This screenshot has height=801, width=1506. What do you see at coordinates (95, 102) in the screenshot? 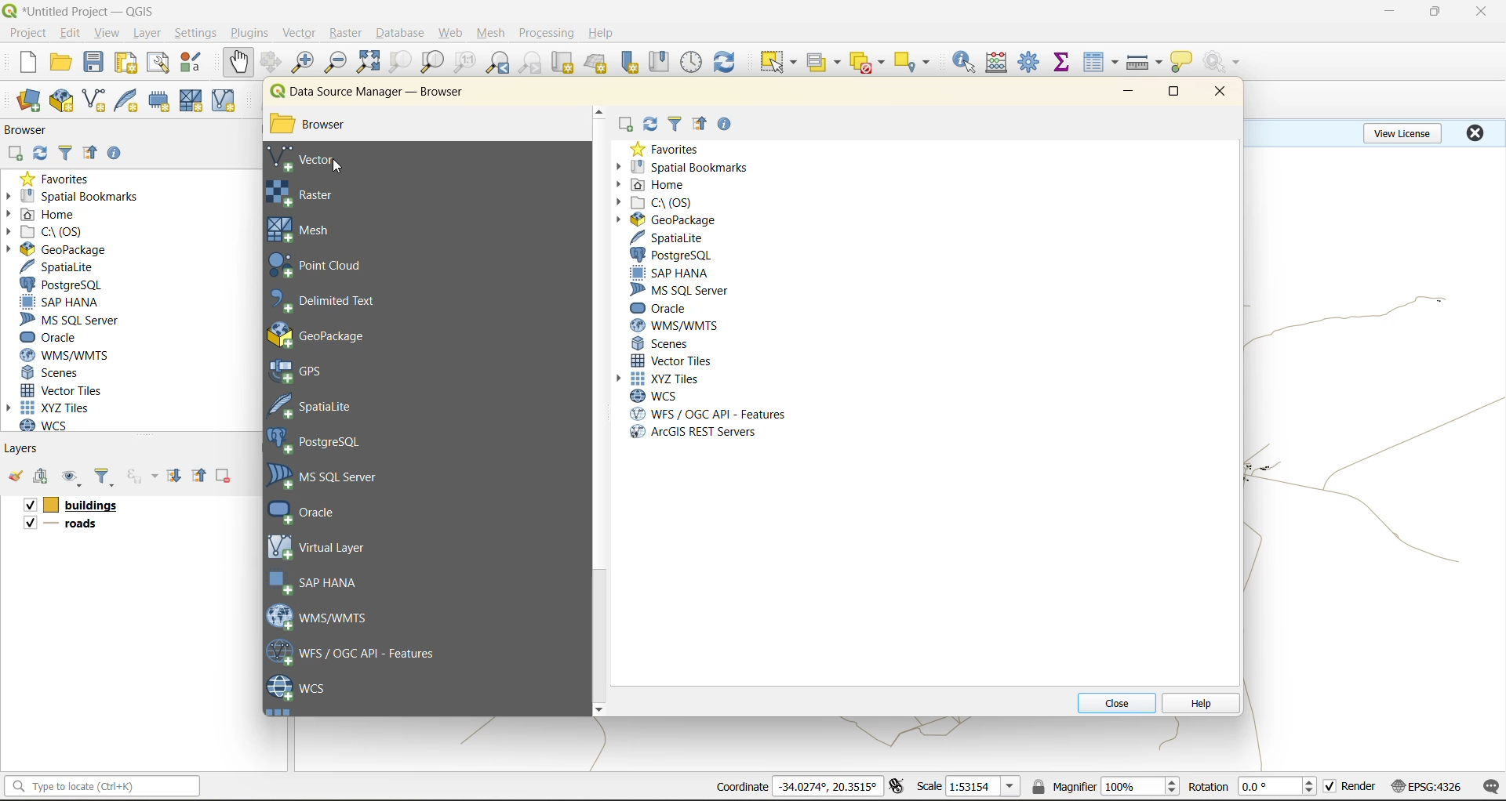
I see `new shapefile layer` at bounding box center [95, 102].